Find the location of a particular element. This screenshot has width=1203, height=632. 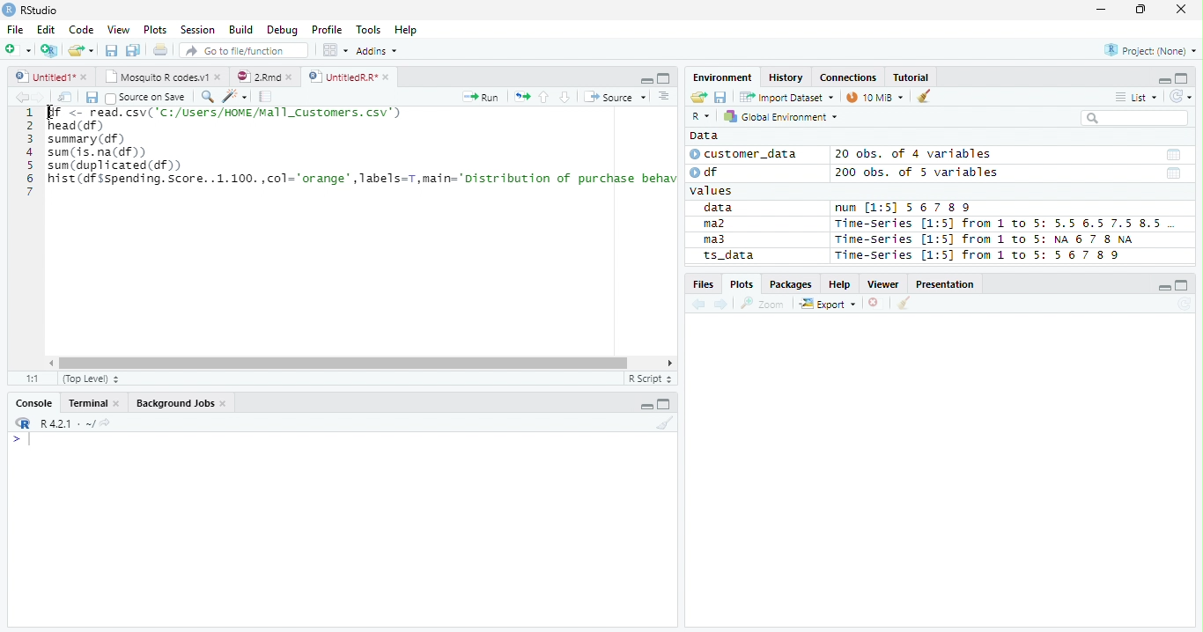

Time-Series [1:5] from 1 to 5: 56 7 8 9 is located at coordinates (979, 255).